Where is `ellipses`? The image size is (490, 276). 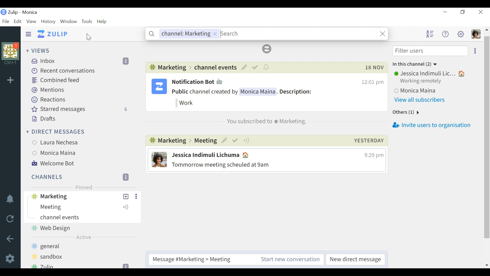 ellipses is located at coordinates (136, 196).